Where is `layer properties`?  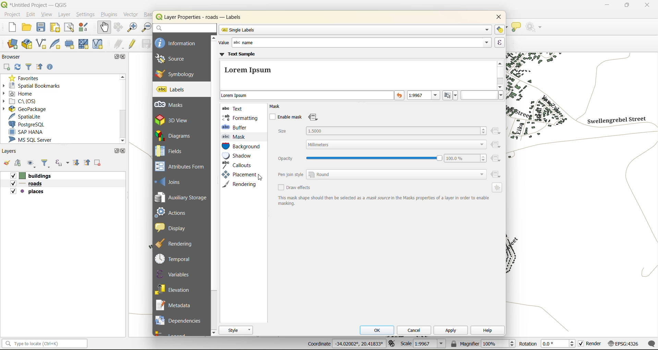 layer properties is located at coordinates (205, 17).